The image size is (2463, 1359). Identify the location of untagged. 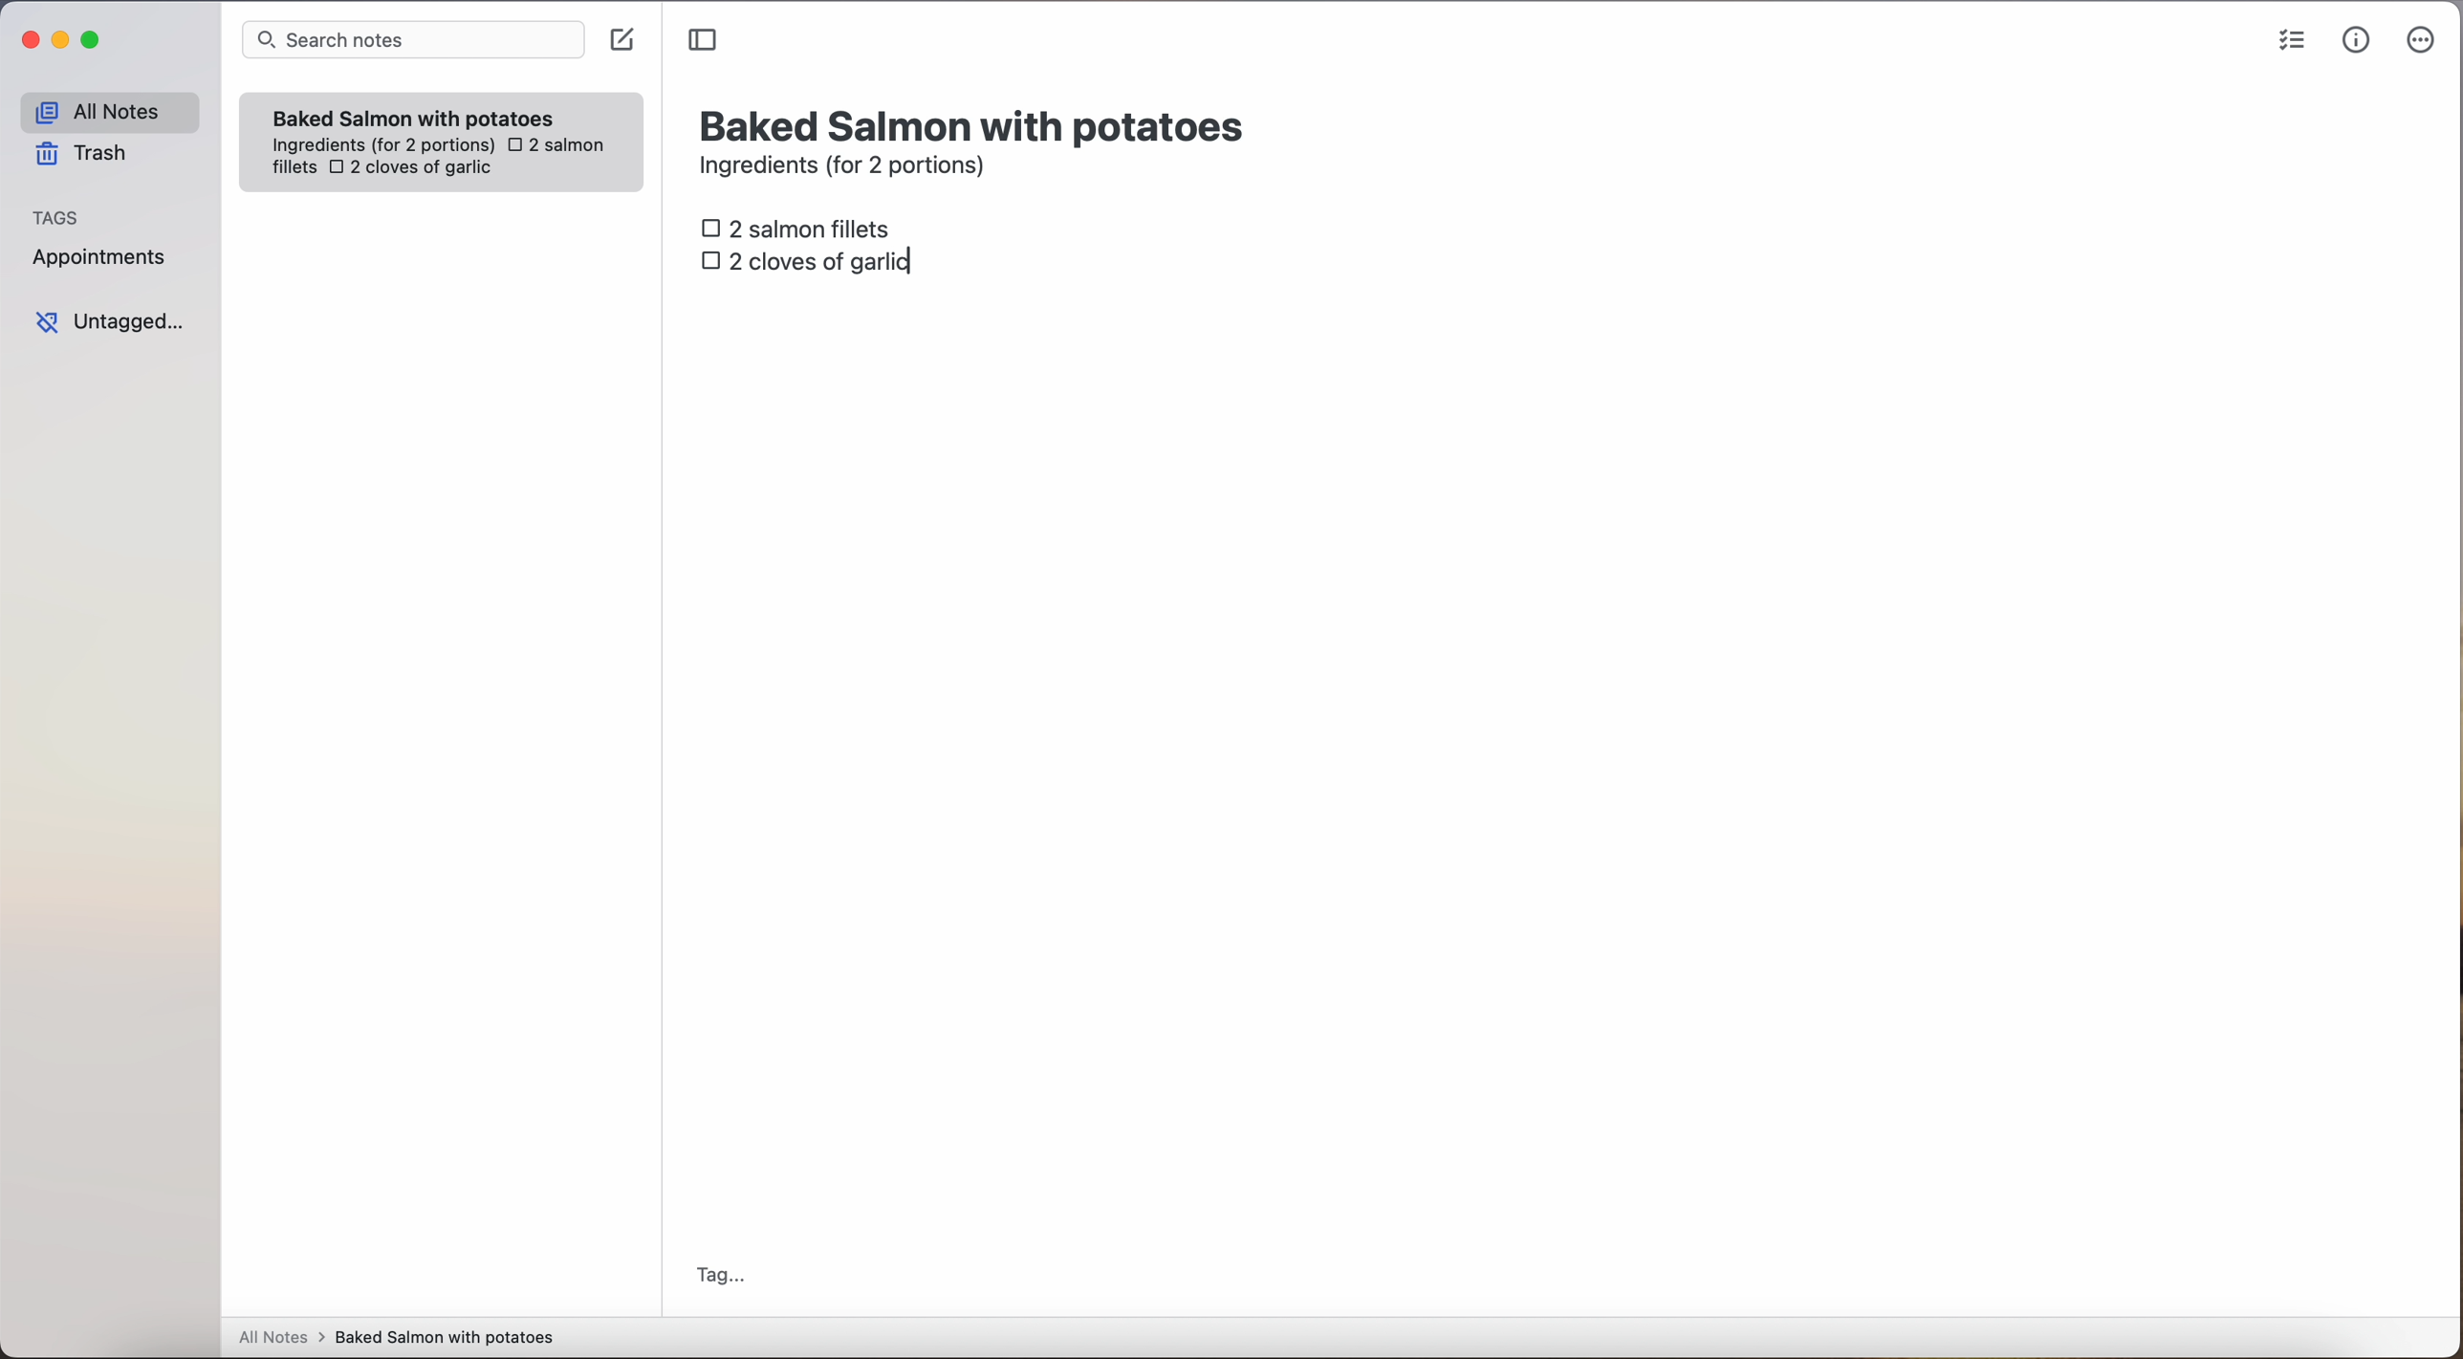
(112, 321).